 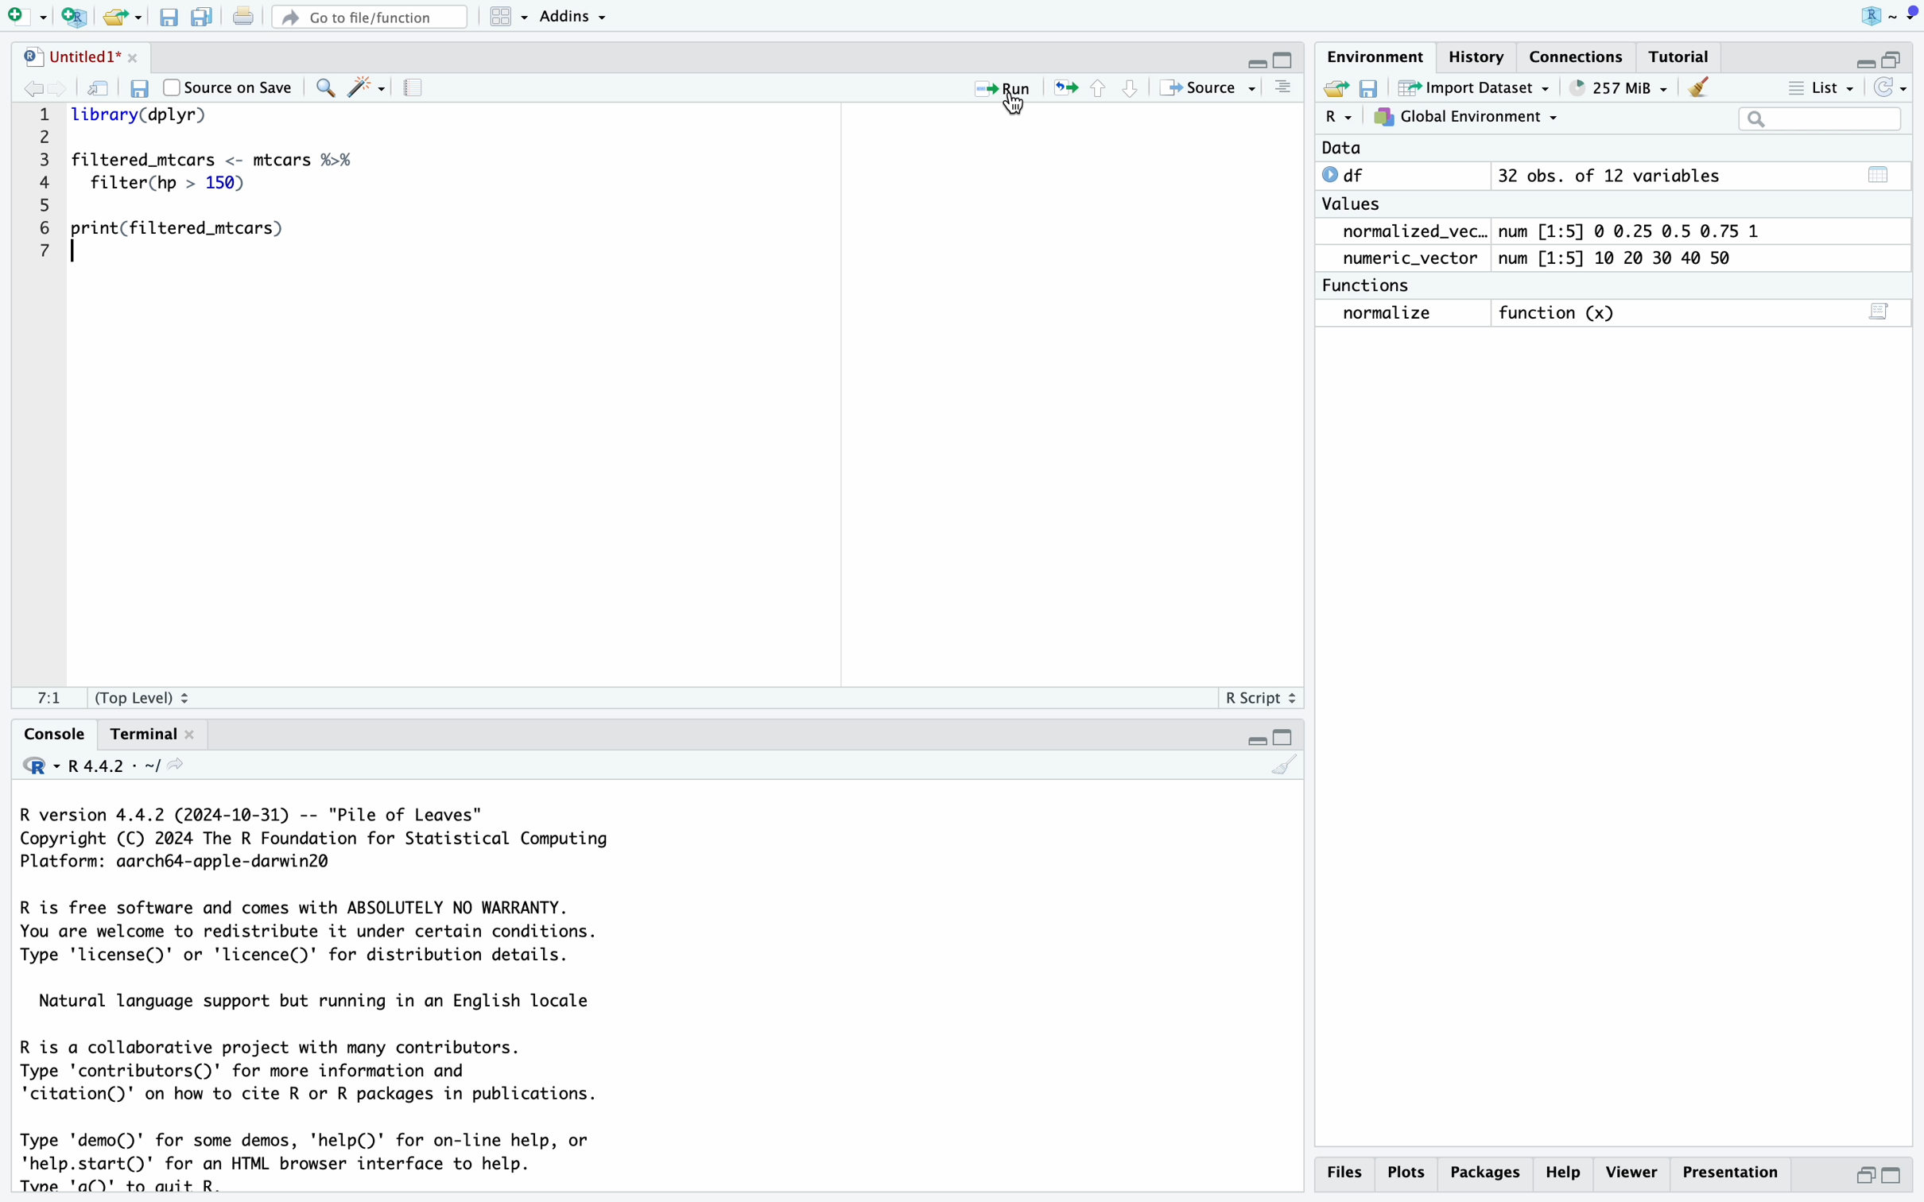 I want to click on re-run the previous section, so click(x=1066, y=88).